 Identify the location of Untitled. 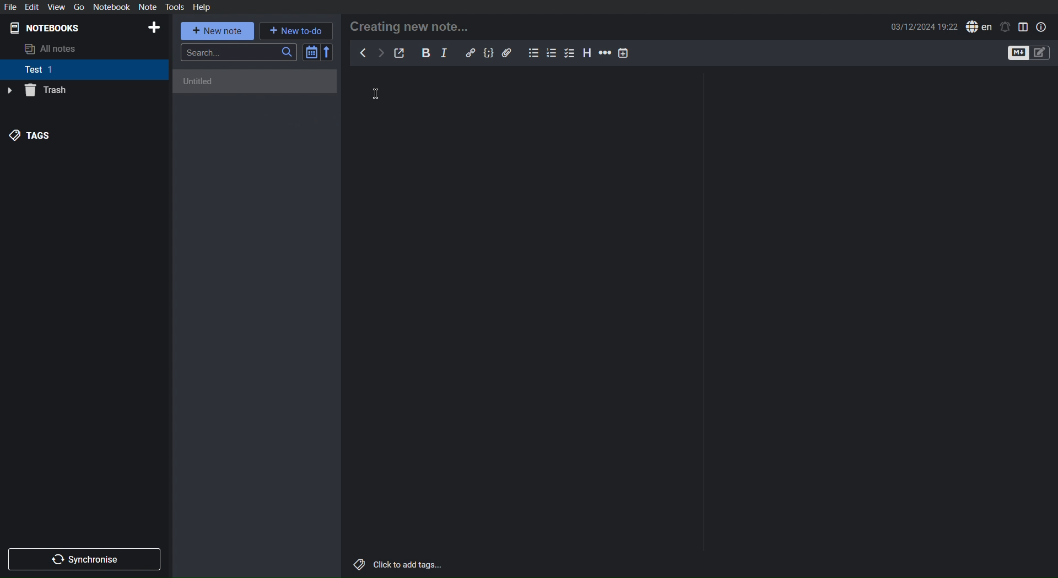
(255, 80).